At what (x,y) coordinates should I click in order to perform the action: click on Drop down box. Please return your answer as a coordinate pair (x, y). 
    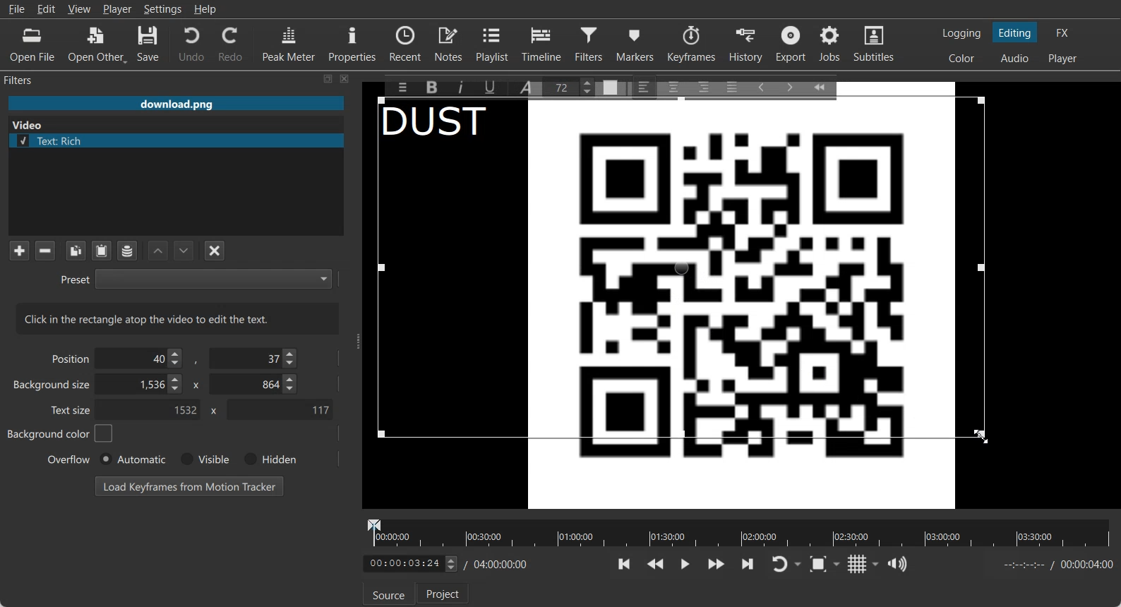
    Looking at the image, I should click on (799, 565).